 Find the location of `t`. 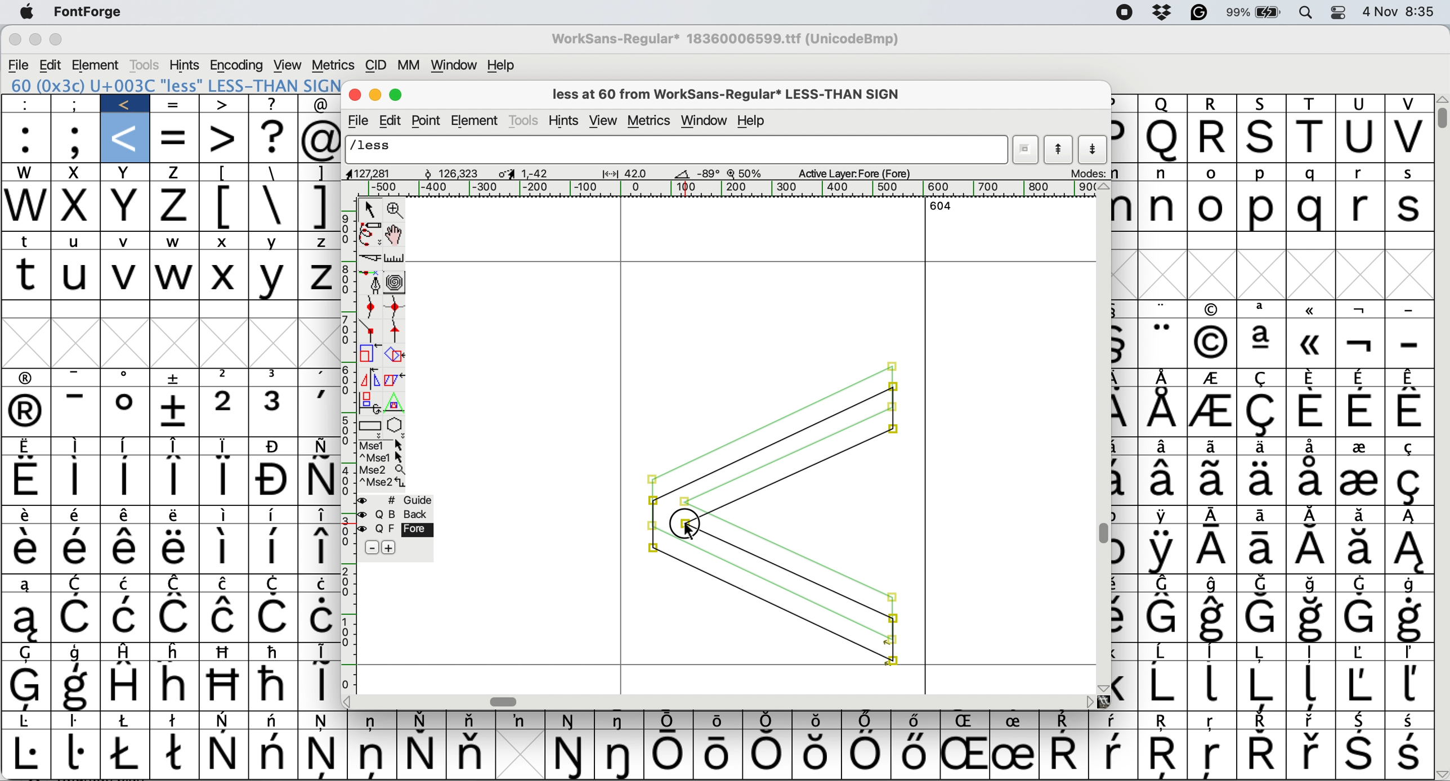

t is located at coordinates (28, 275).